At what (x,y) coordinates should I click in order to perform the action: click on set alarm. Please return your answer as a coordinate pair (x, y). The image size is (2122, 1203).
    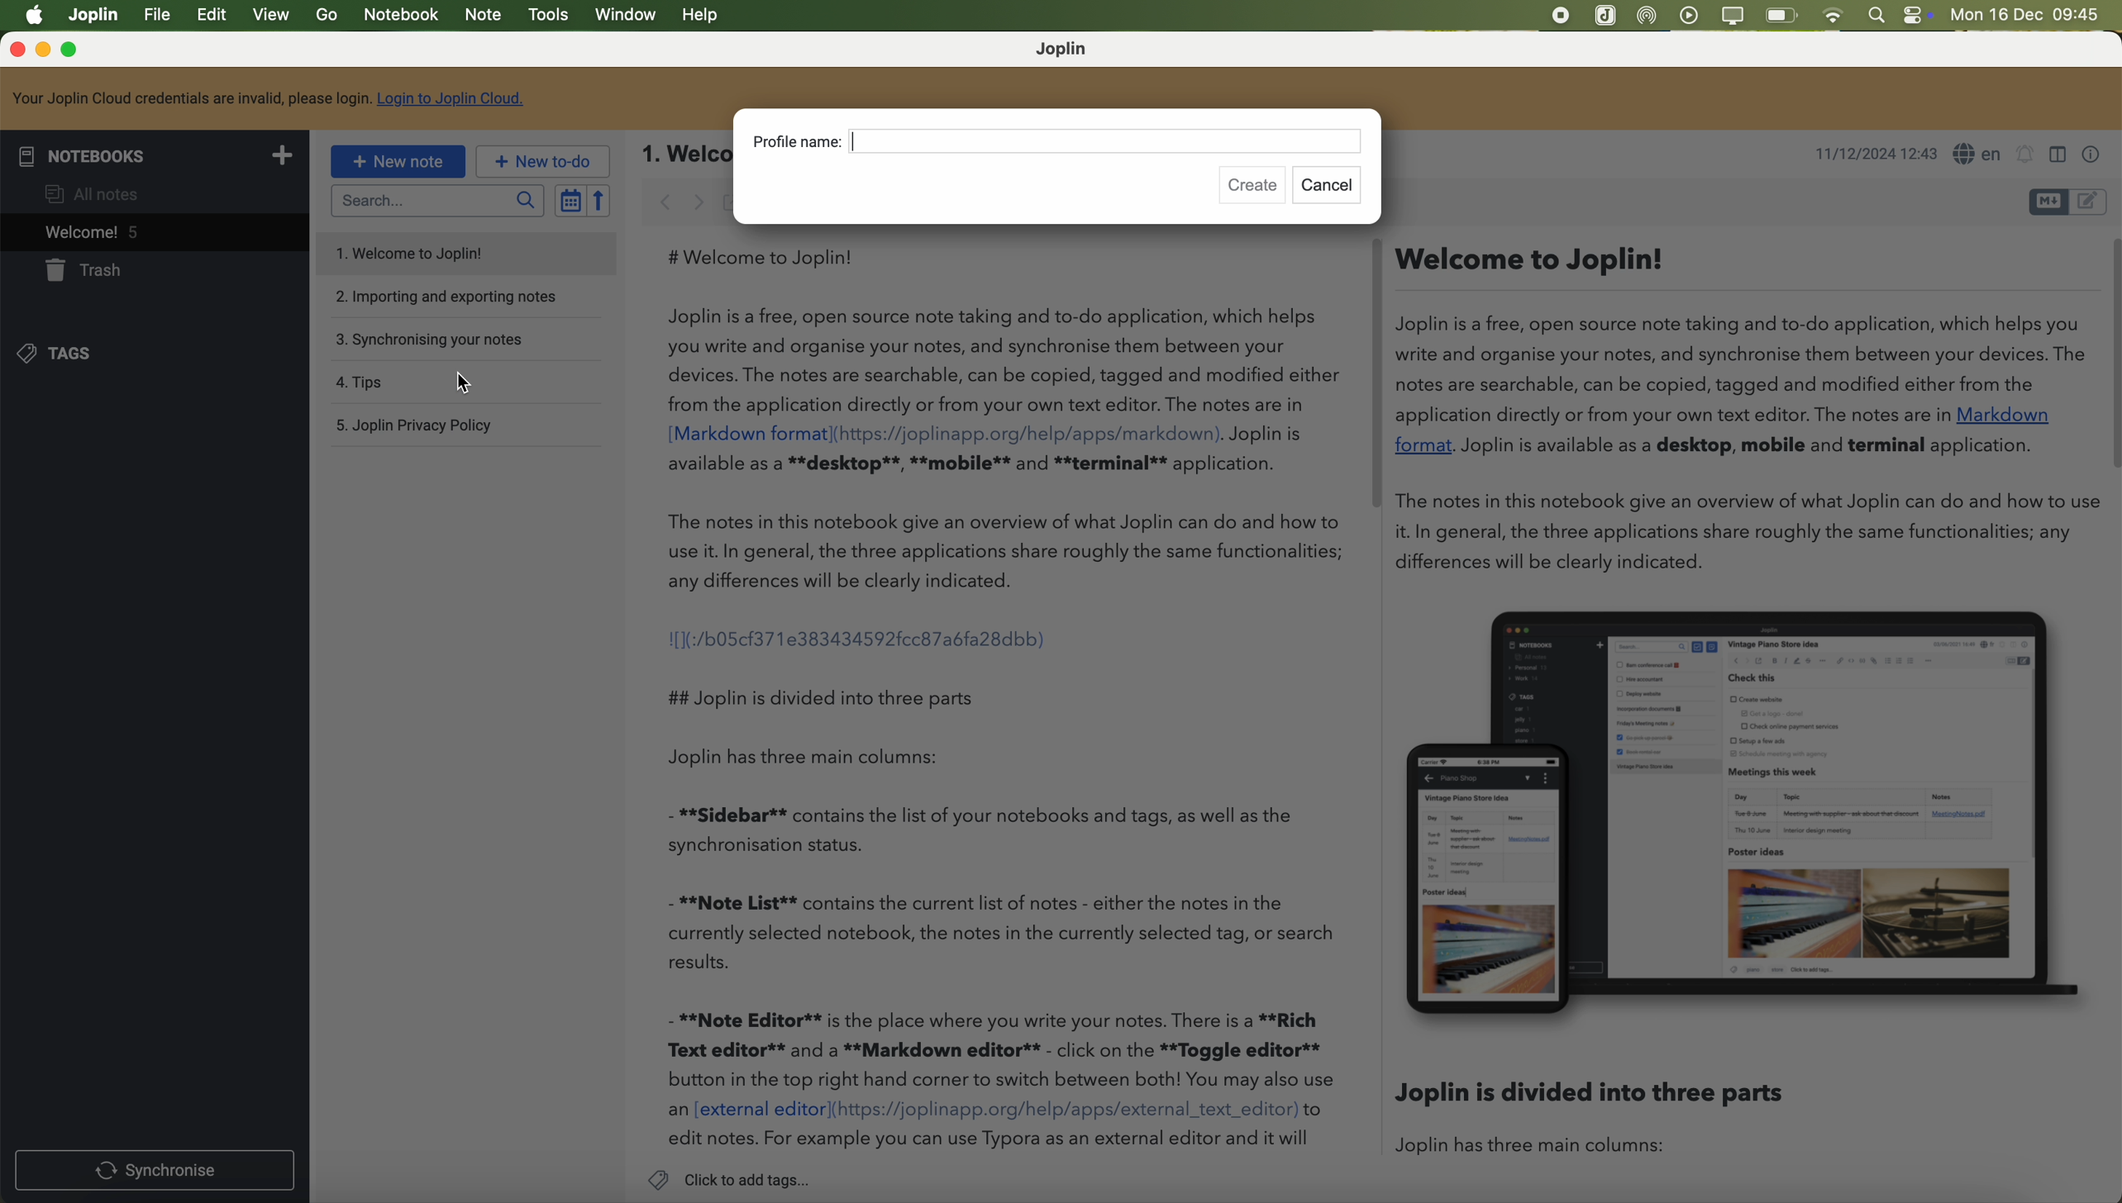
    Looking at the image, I should click on (2025, 158).